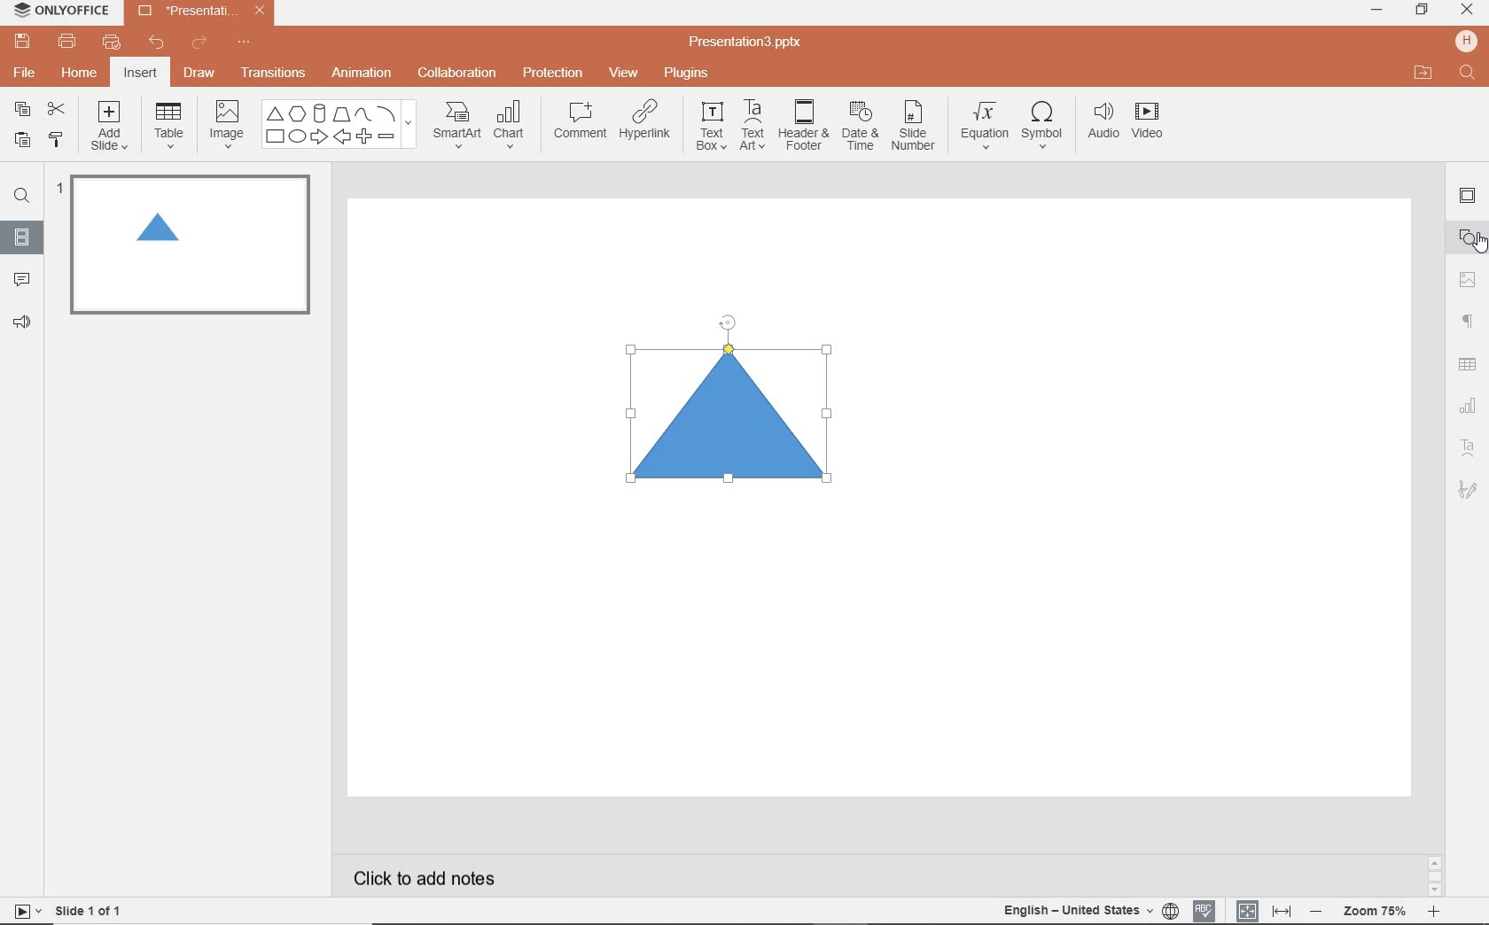 This screenshot has height=925, width=1489. Describe the element at coordinates (1045, 121) in the screenshot. I see `SYMBOL` at that location.